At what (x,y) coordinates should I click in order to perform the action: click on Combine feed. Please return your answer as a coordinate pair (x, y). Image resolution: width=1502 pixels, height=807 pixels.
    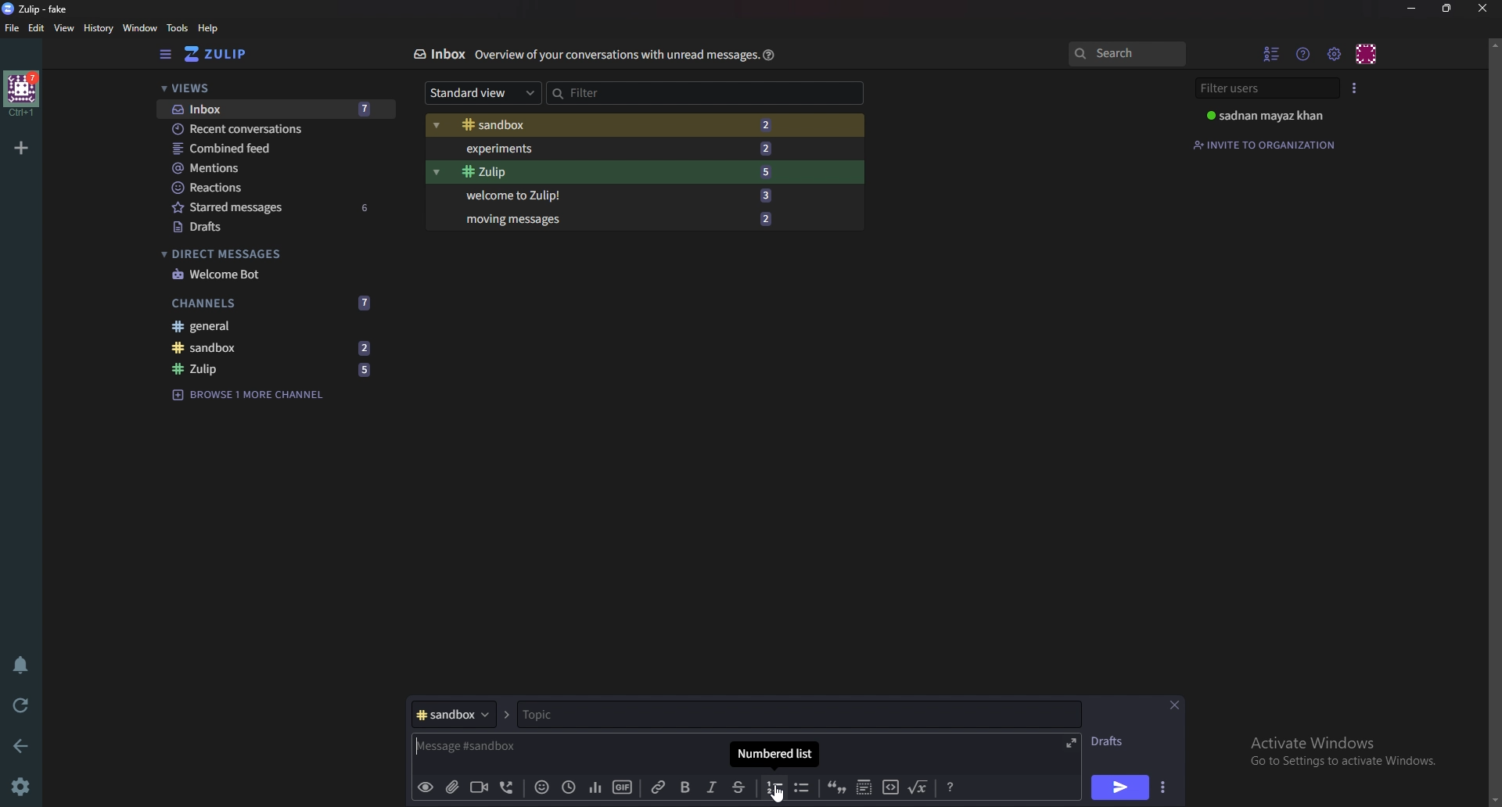
    Looking at the image, I should click on (278, 149).